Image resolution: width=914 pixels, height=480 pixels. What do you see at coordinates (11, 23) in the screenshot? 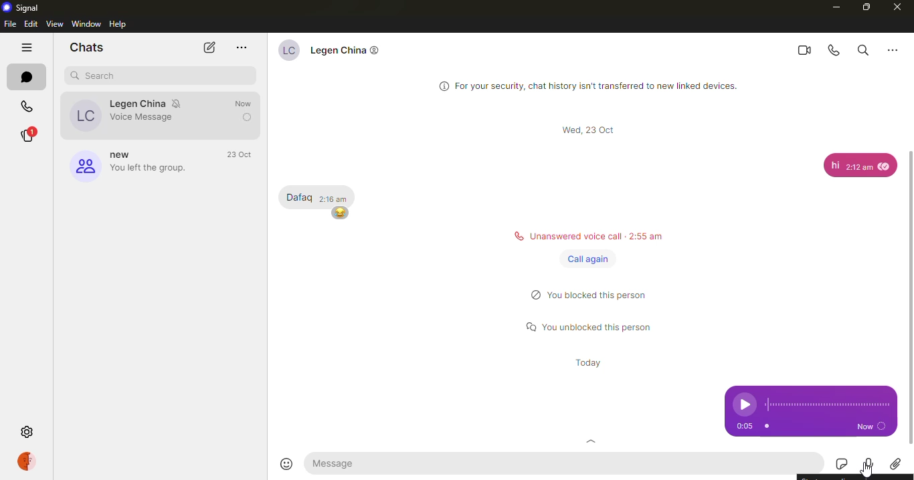
I see `file` at bounding box center [11, 23].